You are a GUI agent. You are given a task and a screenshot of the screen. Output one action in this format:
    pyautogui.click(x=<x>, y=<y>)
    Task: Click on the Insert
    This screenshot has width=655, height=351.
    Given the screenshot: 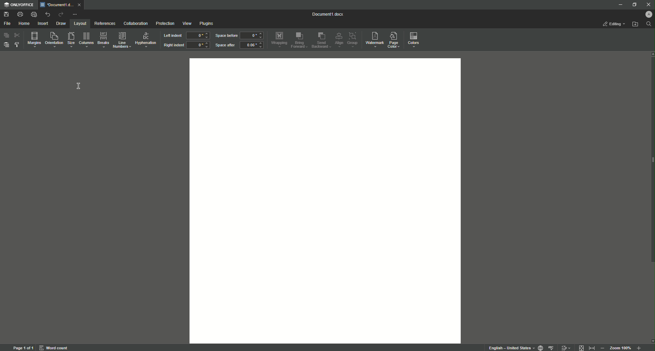 What is the action you would take?
    pyautogui.click(x=43, y=23)
    